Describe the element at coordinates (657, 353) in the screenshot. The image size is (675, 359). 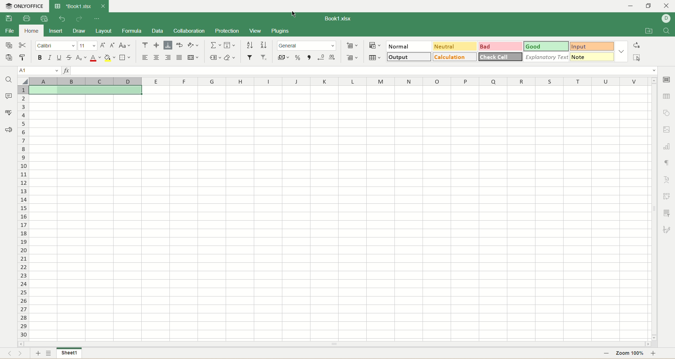
I see `zoom in` at that location.